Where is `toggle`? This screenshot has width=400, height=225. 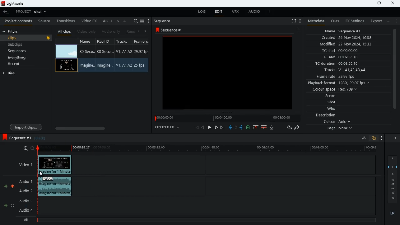 toggle is located at coordinates (6, 205).